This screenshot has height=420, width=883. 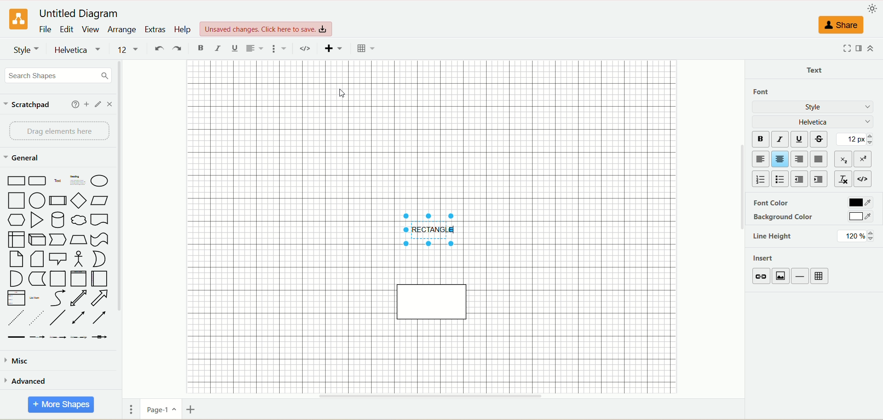 What do you see at coordinates (366, 49) in the screenshot?
I see `Table` at bounding box center [366, 49].